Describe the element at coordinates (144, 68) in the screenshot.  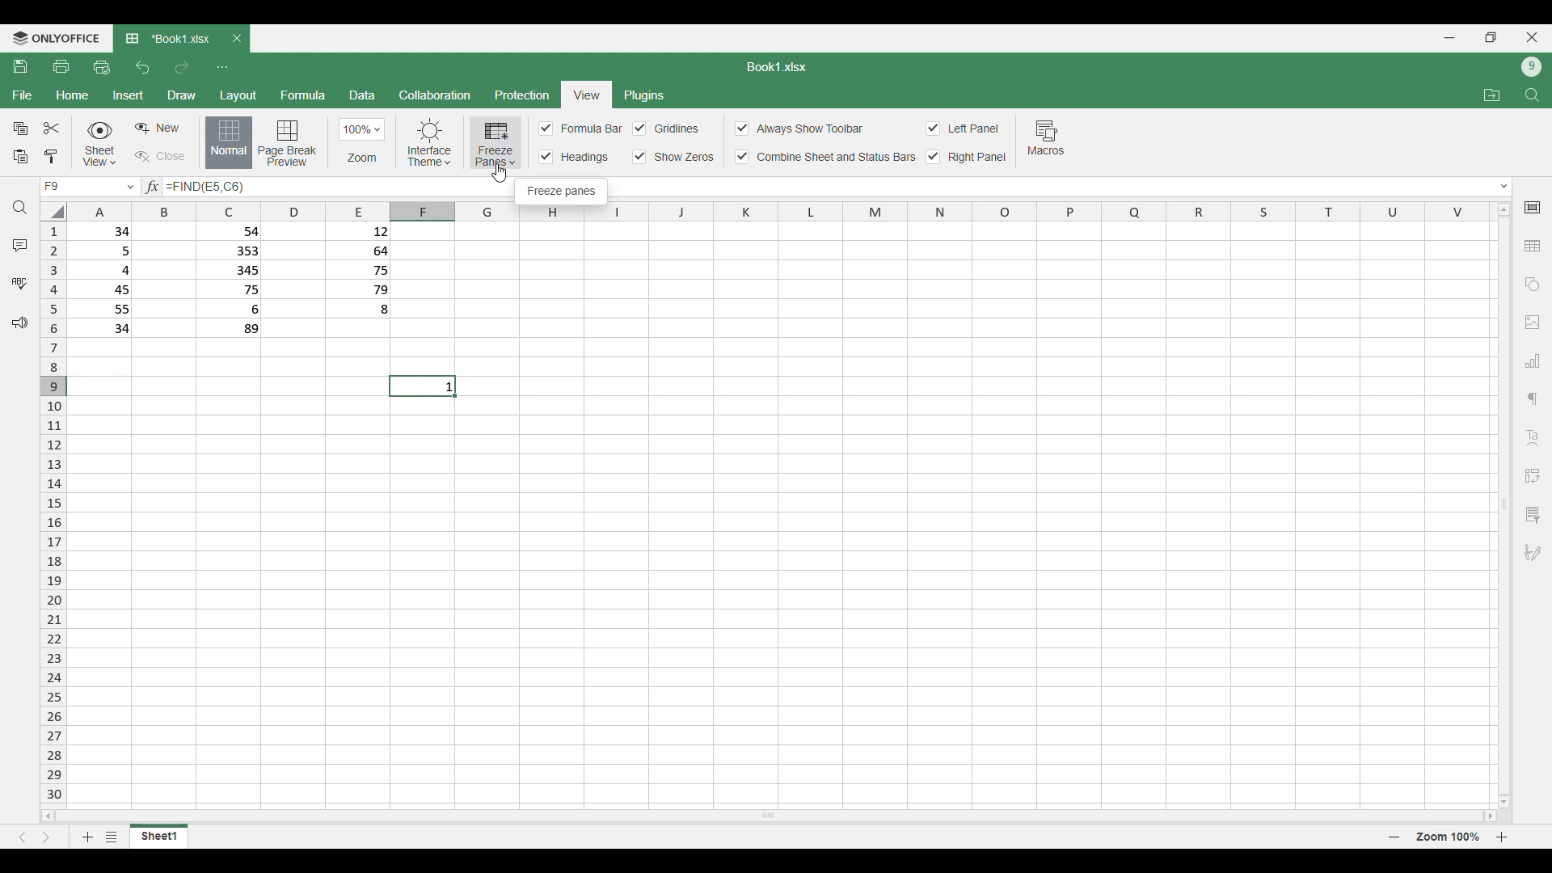
I see `Undo` at that location.